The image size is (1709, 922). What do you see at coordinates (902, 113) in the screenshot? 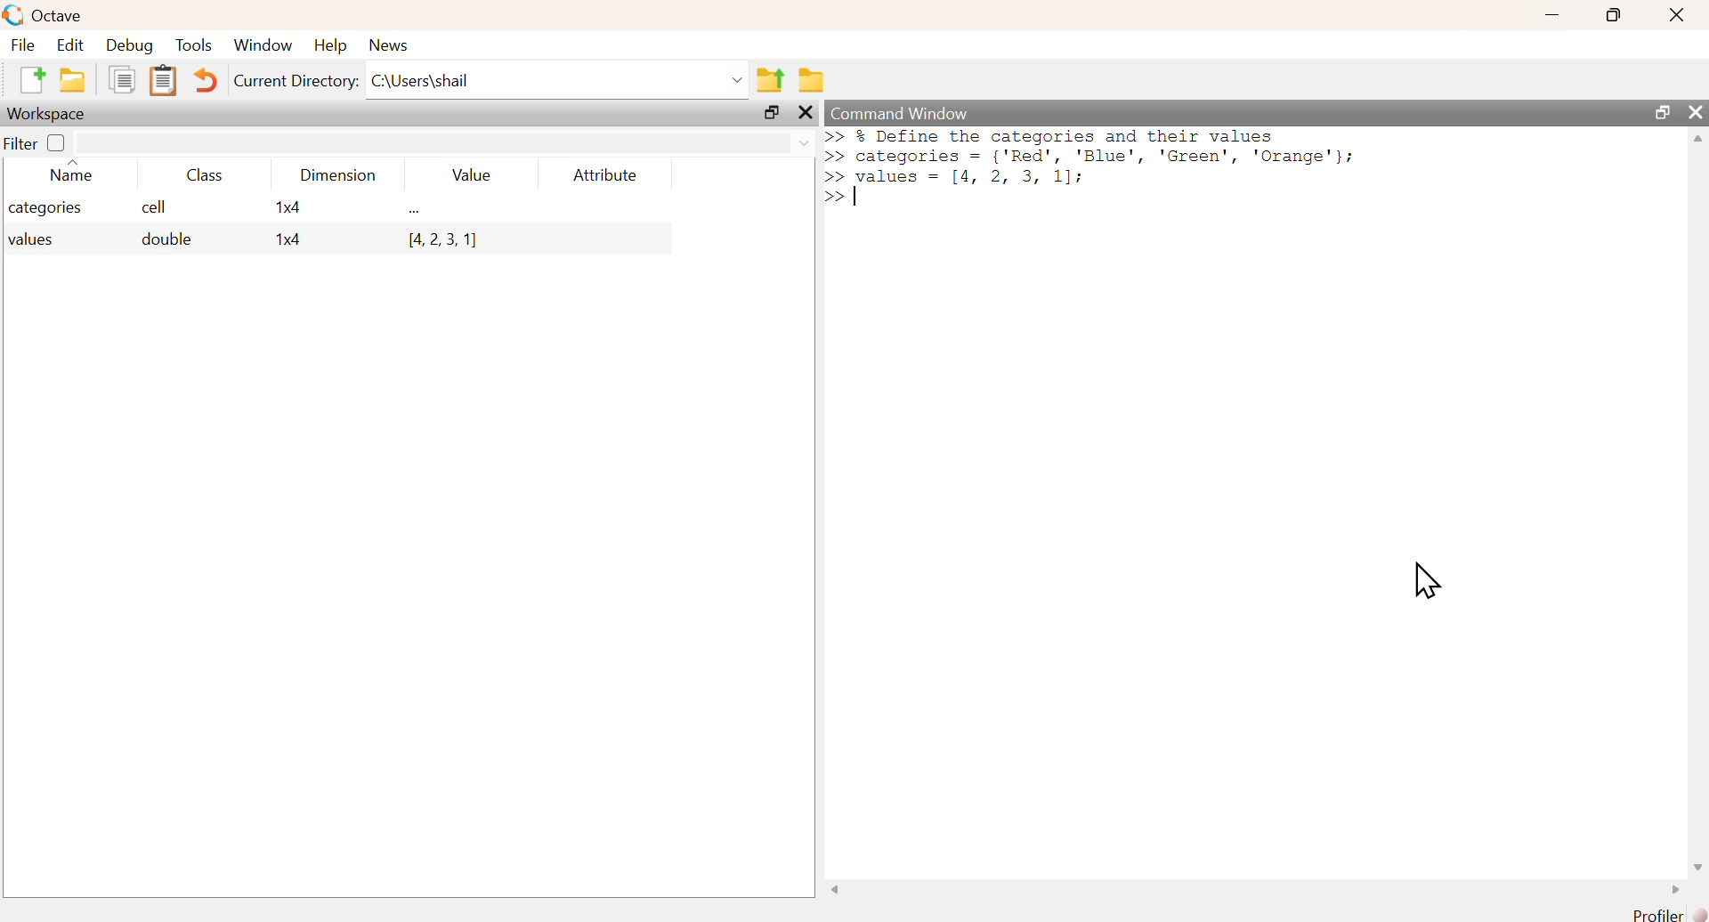
I see `Command Window` at bounding box center [902, 113].